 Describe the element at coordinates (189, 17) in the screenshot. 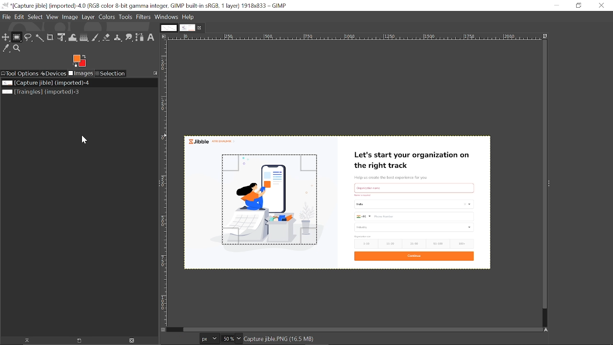

I see `Help` at that location.